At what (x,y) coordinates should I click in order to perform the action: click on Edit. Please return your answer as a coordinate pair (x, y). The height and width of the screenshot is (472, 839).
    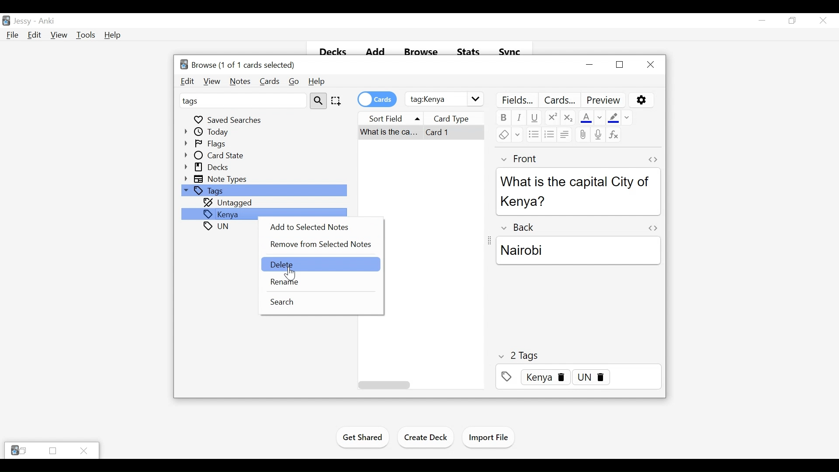
    Looking at the image, I should click on (188, 82).